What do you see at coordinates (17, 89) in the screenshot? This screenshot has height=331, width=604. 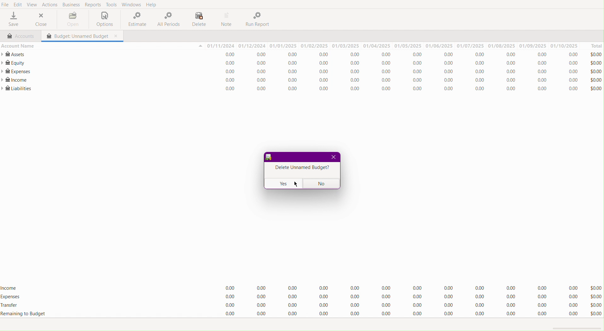 I see `Liabilities` at bounding box center [17, 89].